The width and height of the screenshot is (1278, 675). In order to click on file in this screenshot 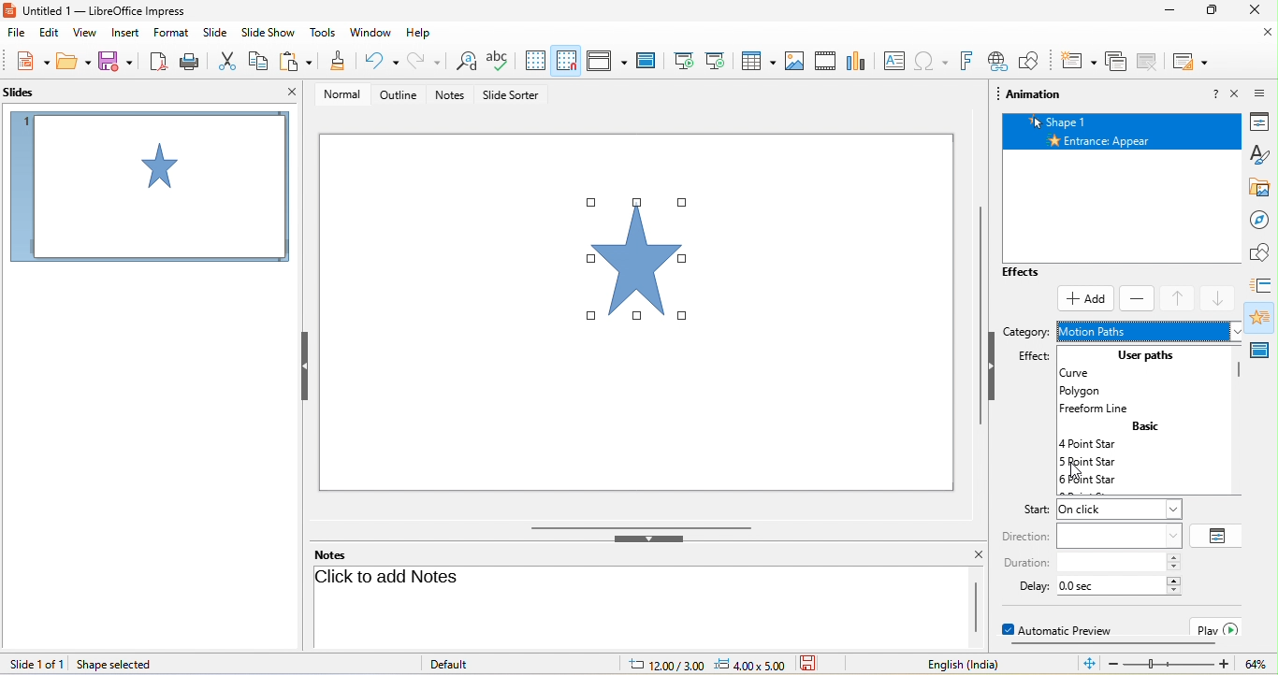, I will do `click(17, 34)`.